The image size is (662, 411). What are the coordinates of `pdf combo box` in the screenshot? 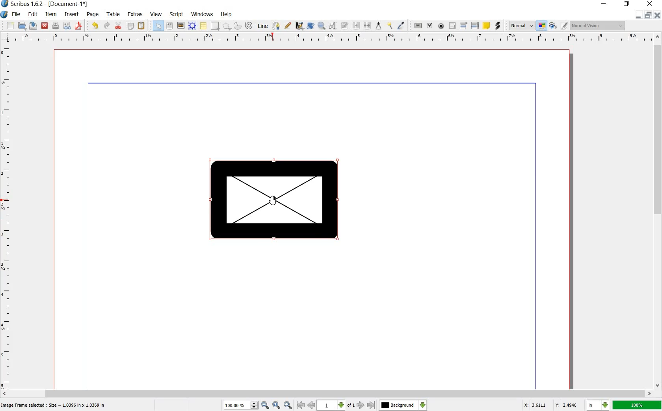 It's located at (463, 26).